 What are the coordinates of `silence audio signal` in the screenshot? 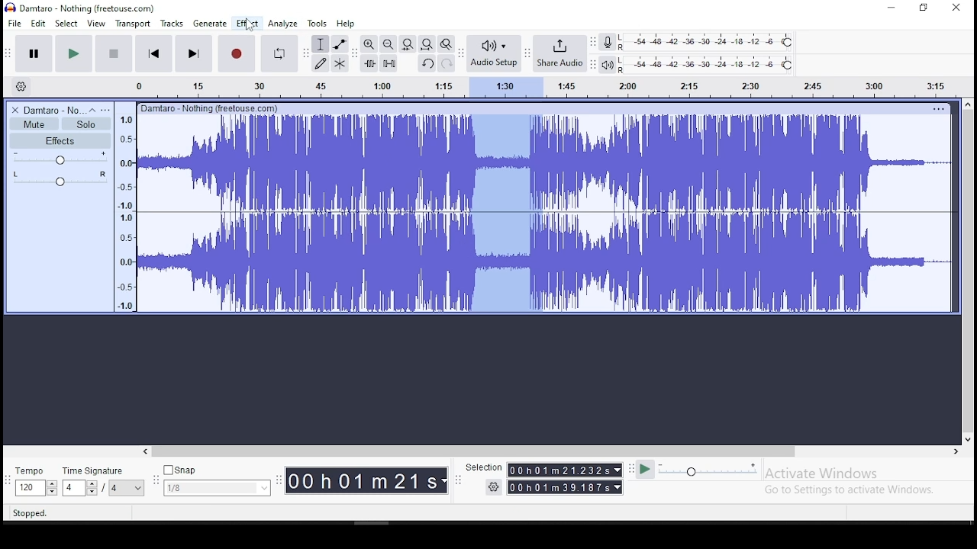 It's located at (389, 63).